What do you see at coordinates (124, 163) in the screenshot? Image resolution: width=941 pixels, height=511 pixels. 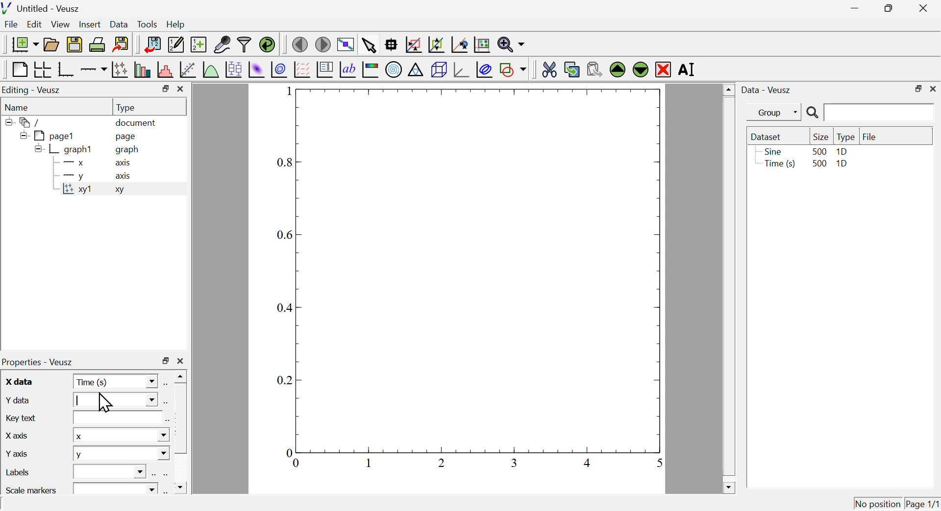 I see `axis` at bounding box center [124, 163].